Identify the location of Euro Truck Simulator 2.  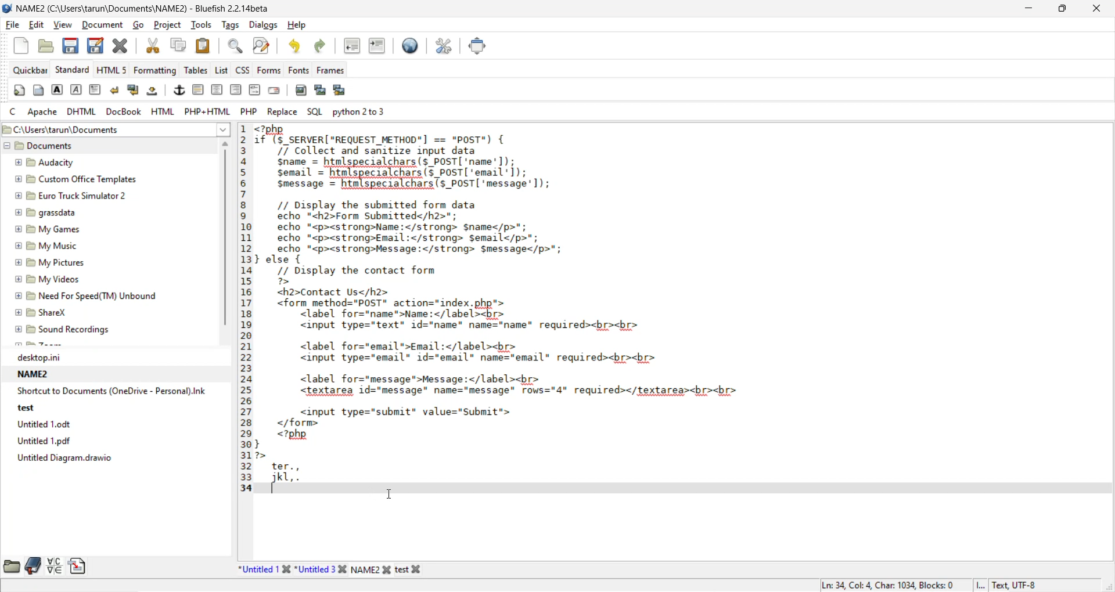
(71, 196).